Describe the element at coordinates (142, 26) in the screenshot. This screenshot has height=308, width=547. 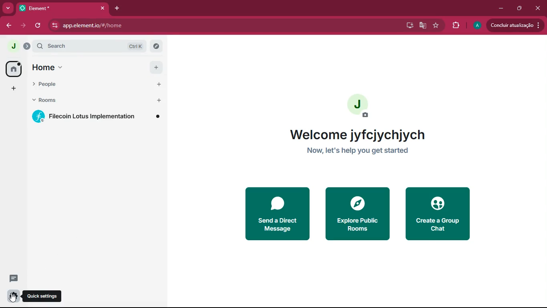
I see `app.element.io/#/home` at that location.